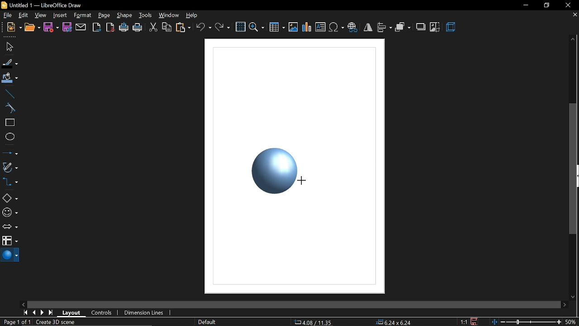 This screenshot has width=579, height=326. What do you see at coordinates (307, 27) in the screenshot?
I see `insert chart` at bounding box center [307, 27].